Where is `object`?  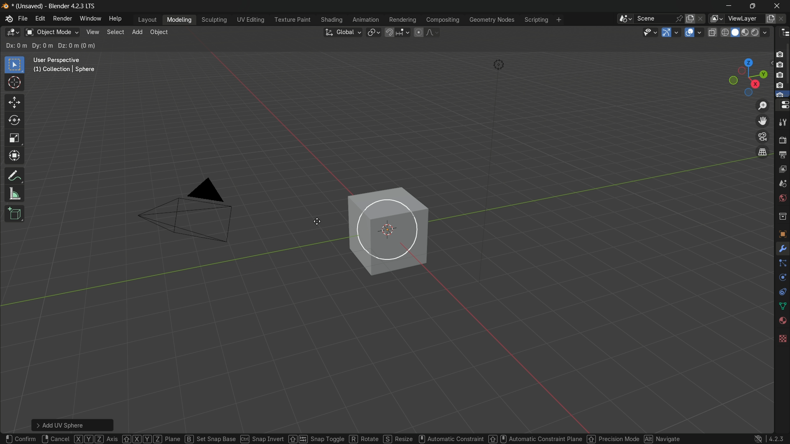
object is located at coordinates (159, 33).